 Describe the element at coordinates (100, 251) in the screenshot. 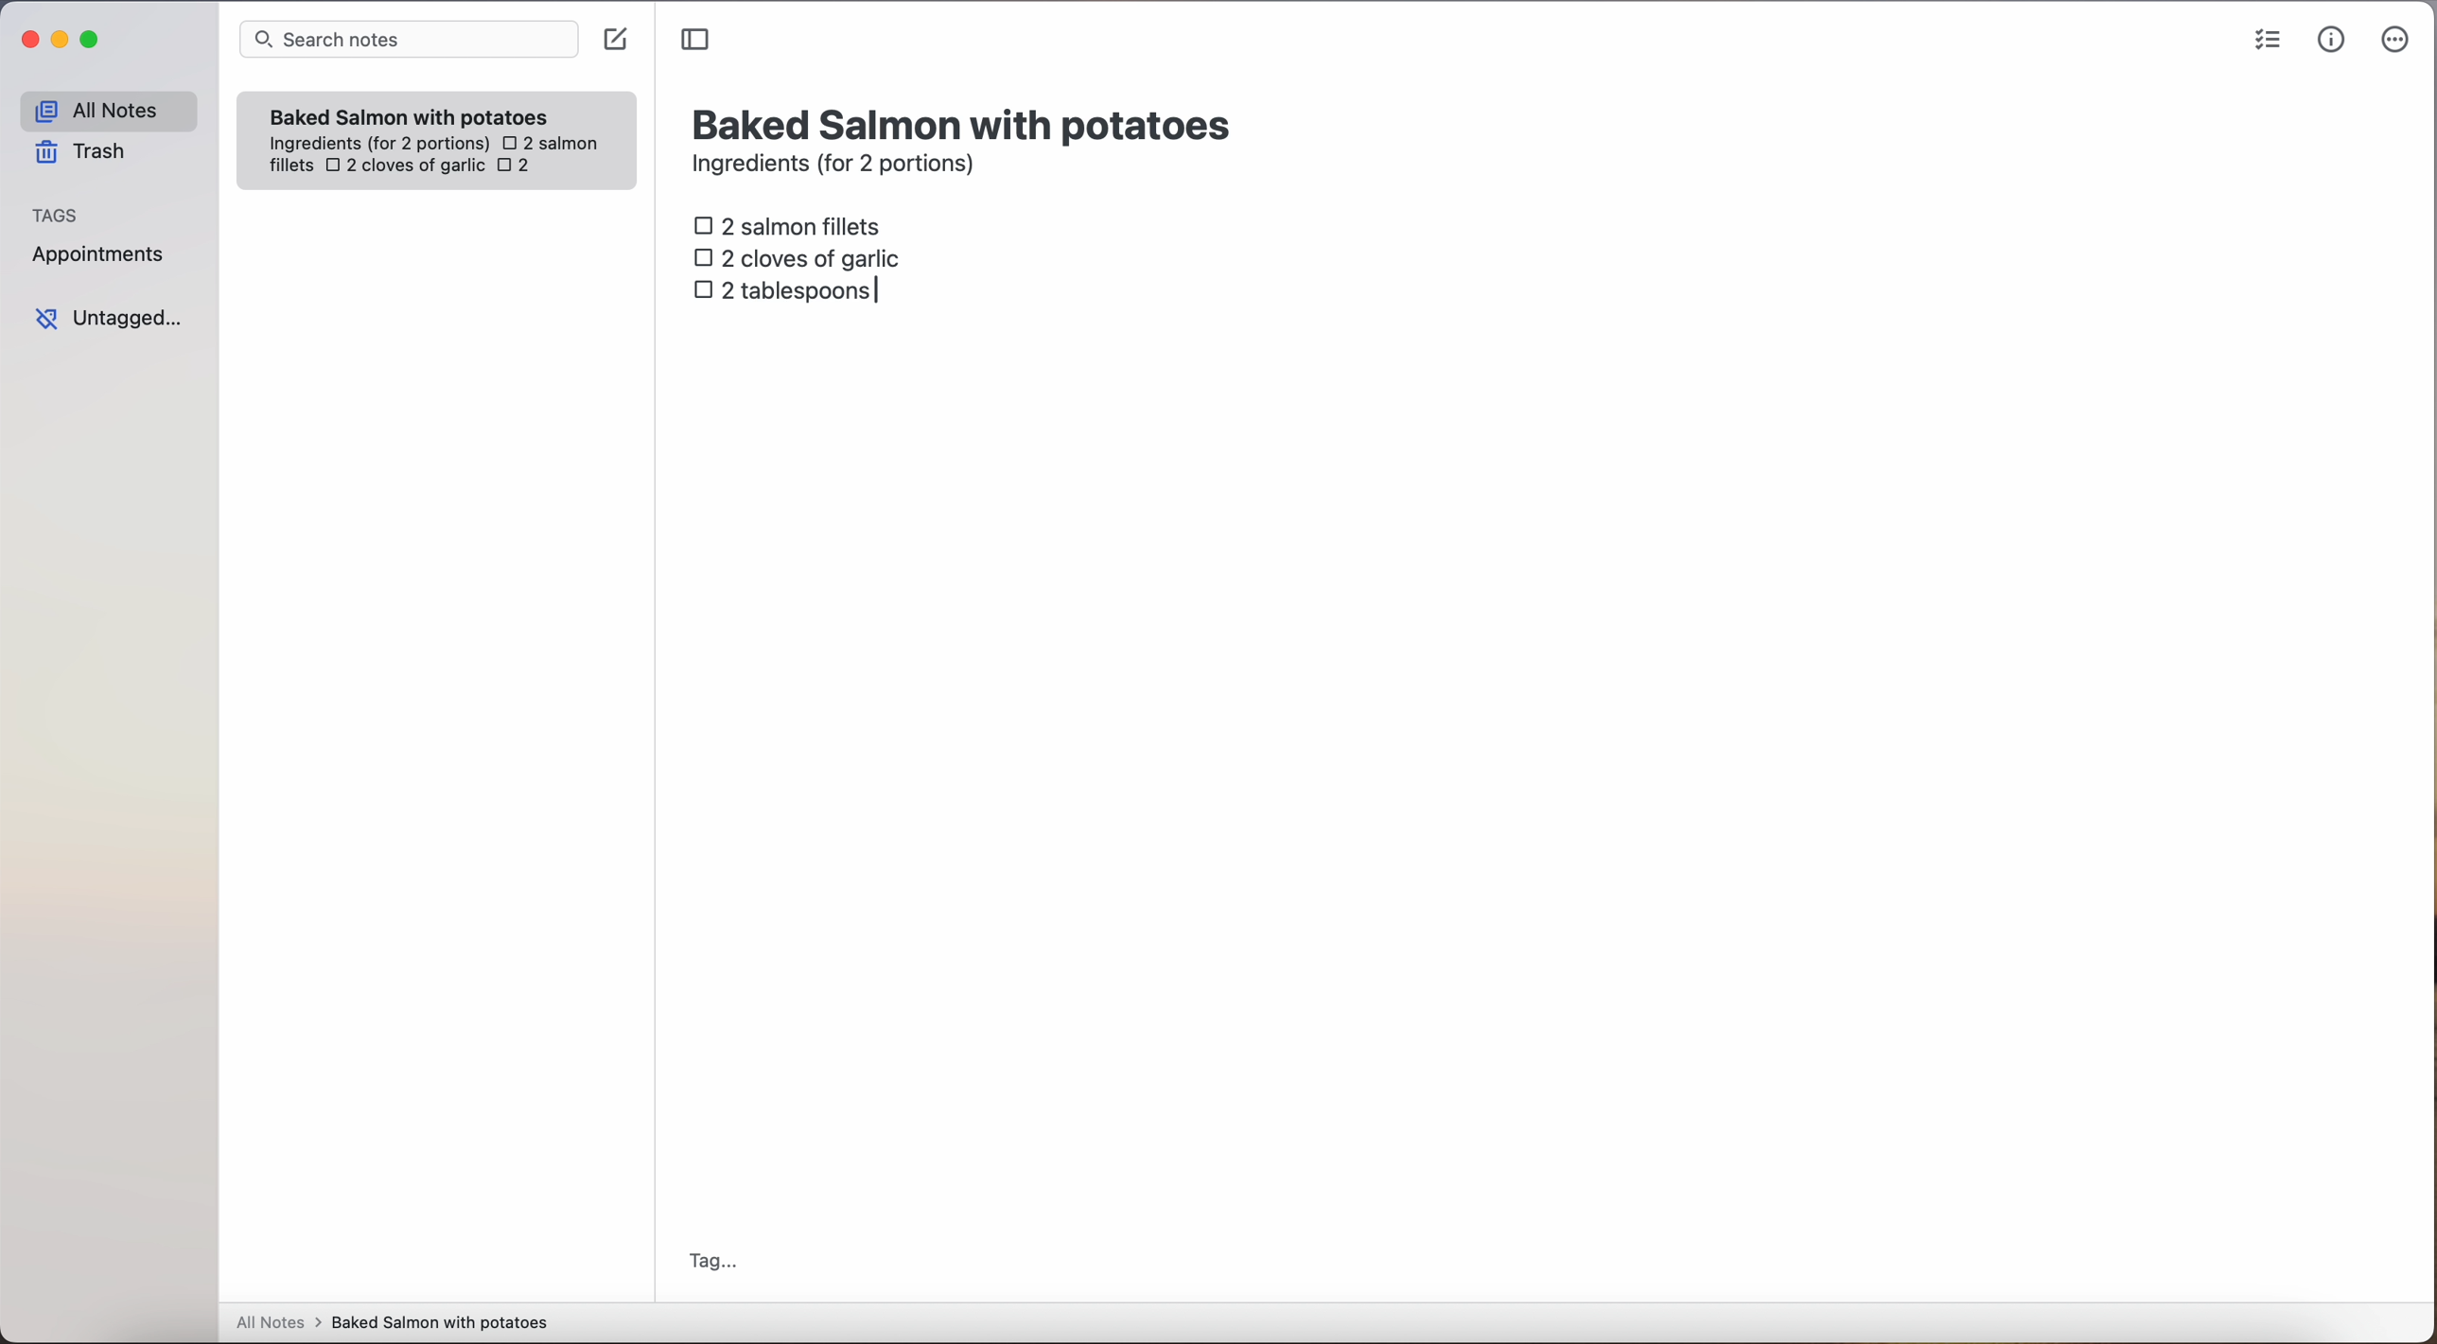

I see `appointments tag` at that location.